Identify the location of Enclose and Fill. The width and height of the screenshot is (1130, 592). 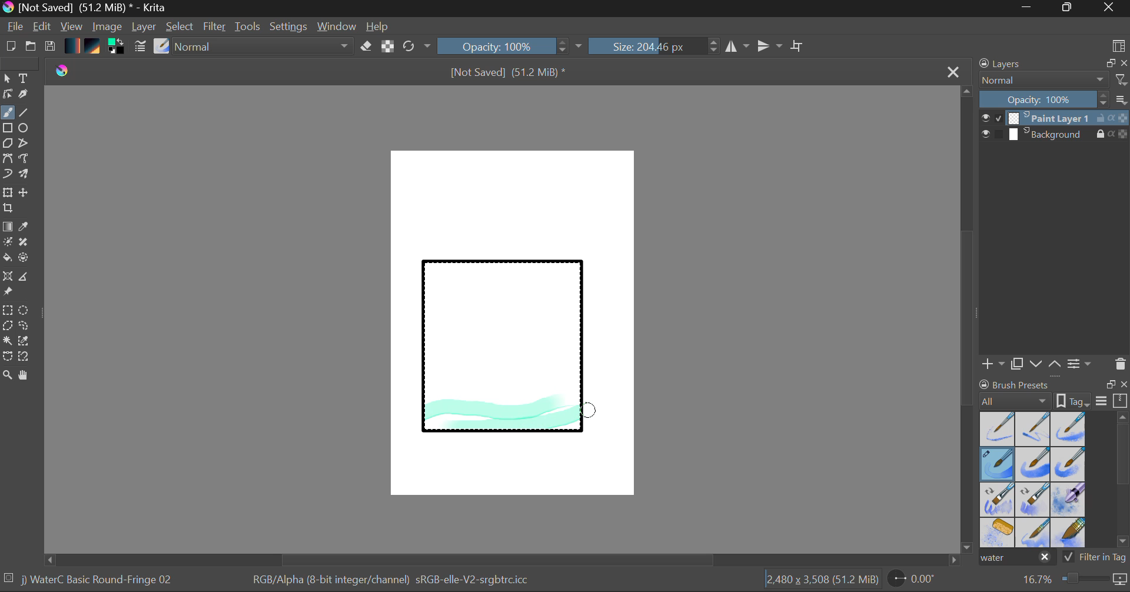
(26, 259).